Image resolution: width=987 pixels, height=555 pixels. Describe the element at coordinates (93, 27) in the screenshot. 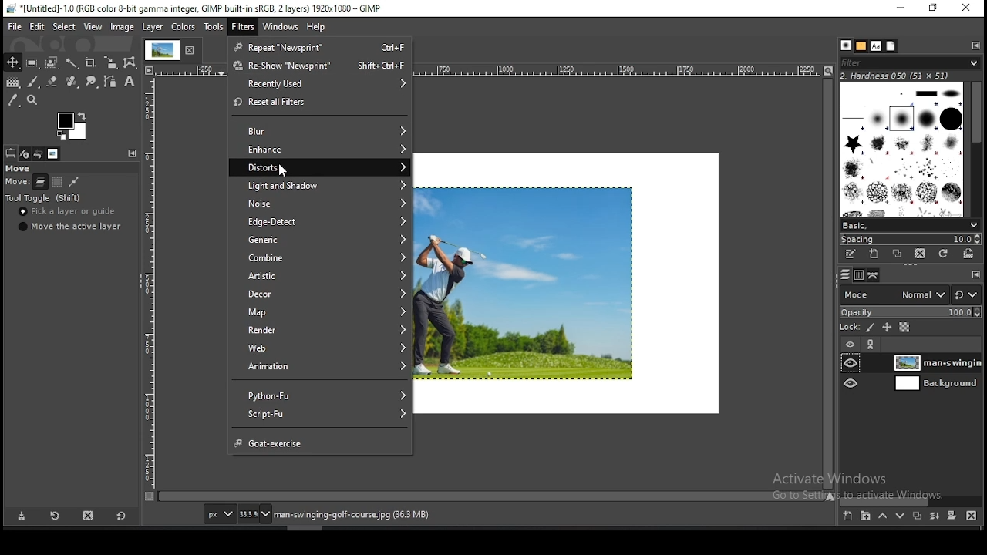

I see `view` at that location.